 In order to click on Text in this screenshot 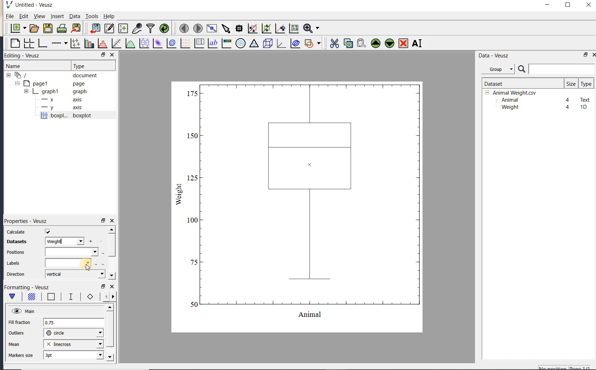, I will do `click(585, 99)`.